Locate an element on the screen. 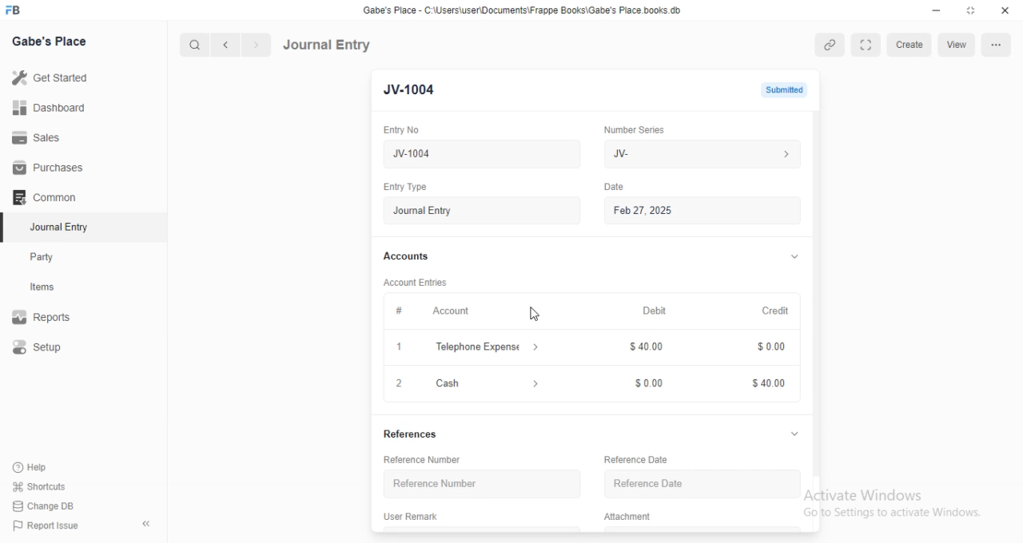 The image size is (1023, 543). References is located at coordinates (415, 435).